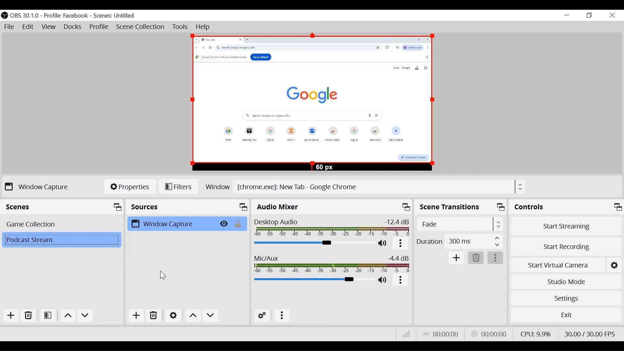 The width and height of the screenshot is (624, 351). What do you see at coordinates (210, 316) in the screenshot?
I see `Move down` at bounding box center [210, 316].